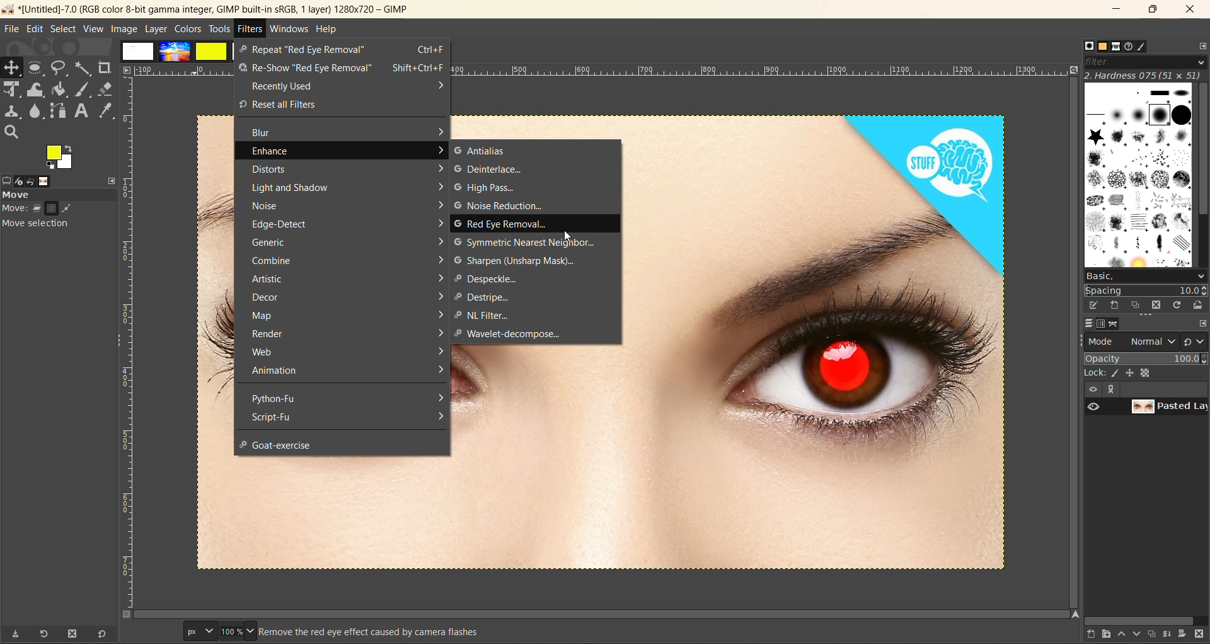 The width and height of the screenshot is (1210, 644). I want to click on free select tool, so click(60, 69).